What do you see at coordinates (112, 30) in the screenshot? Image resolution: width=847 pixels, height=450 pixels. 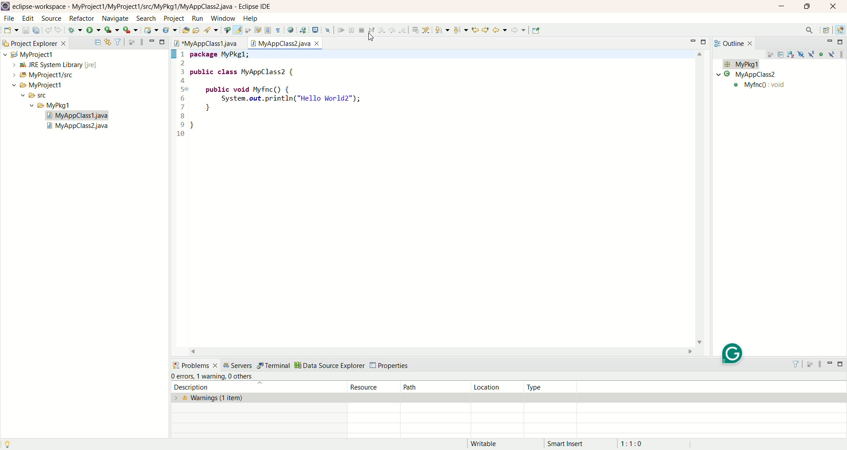 I see `coverage` at bounding box center [112, 30].